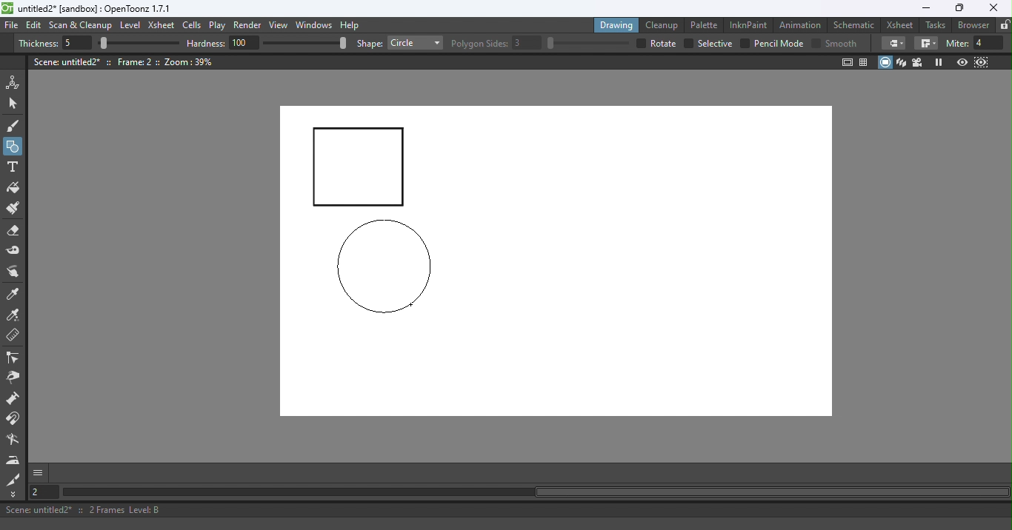 The width and height of the screenshot is (1012, 530). Describe the element at coordinates (370, 44) in the screenshot. I see `shape` at that location.